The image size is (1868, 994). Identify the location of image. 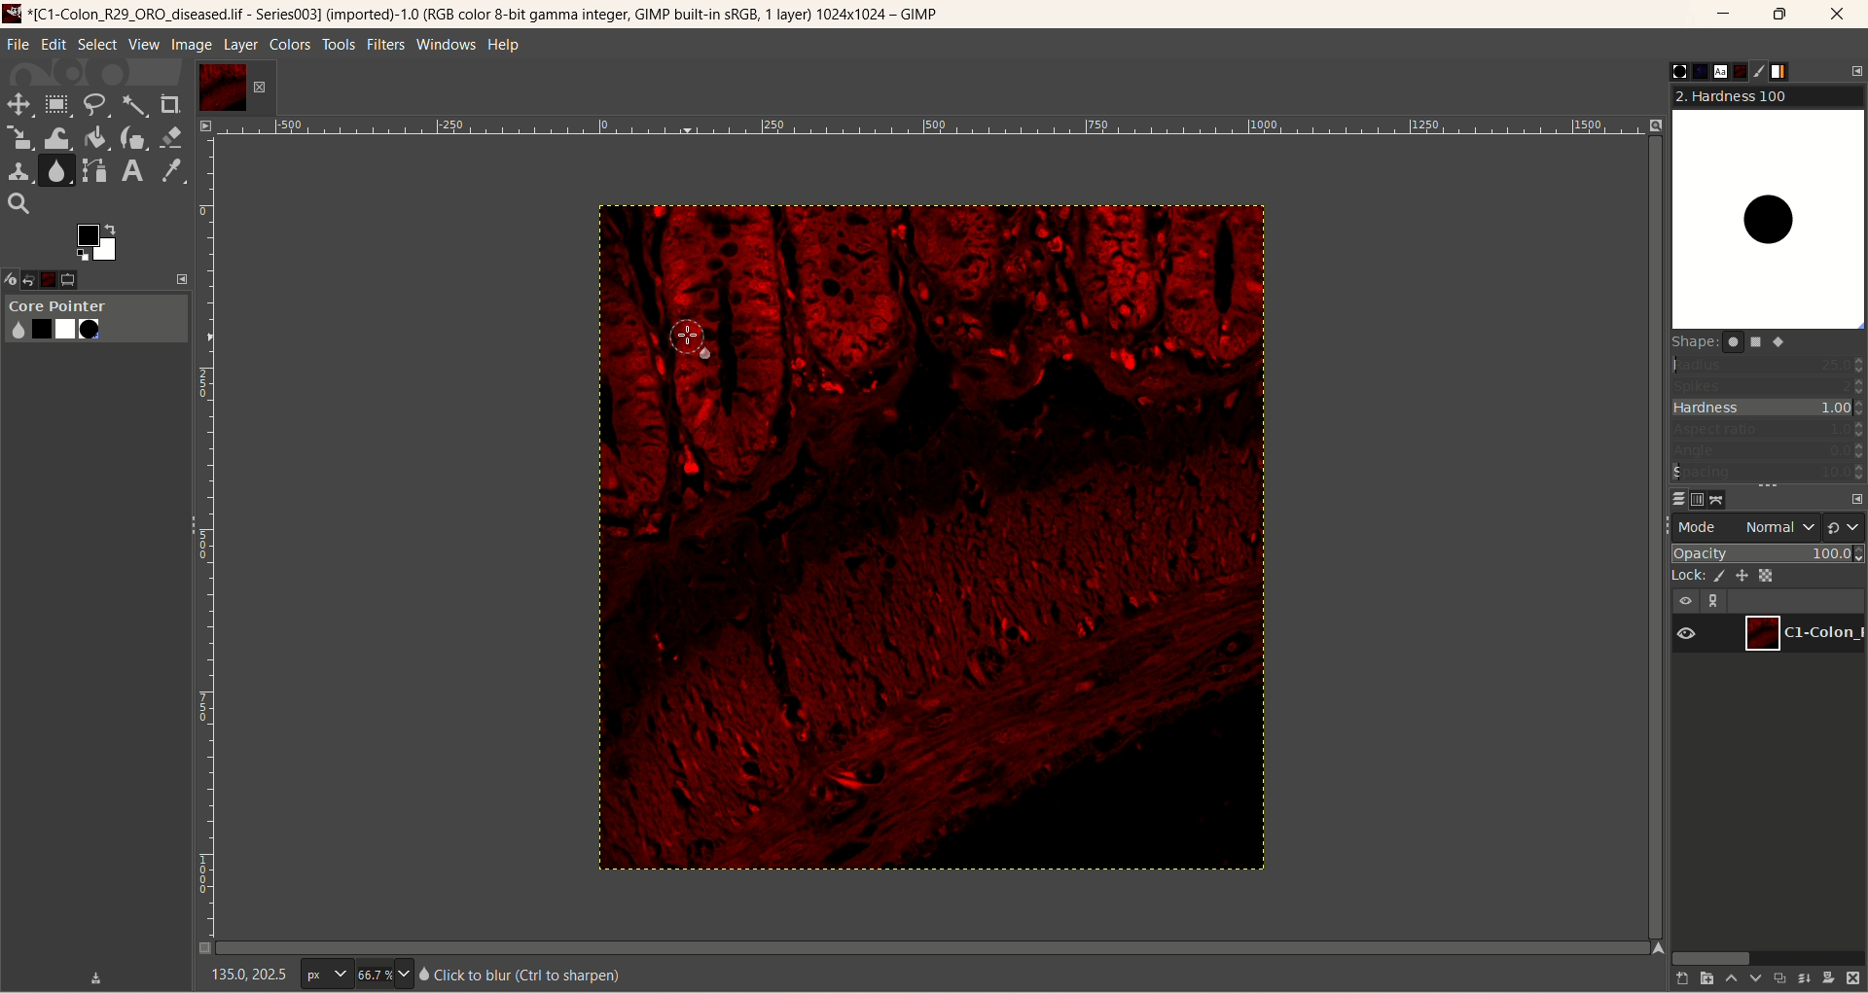
(916, 544).